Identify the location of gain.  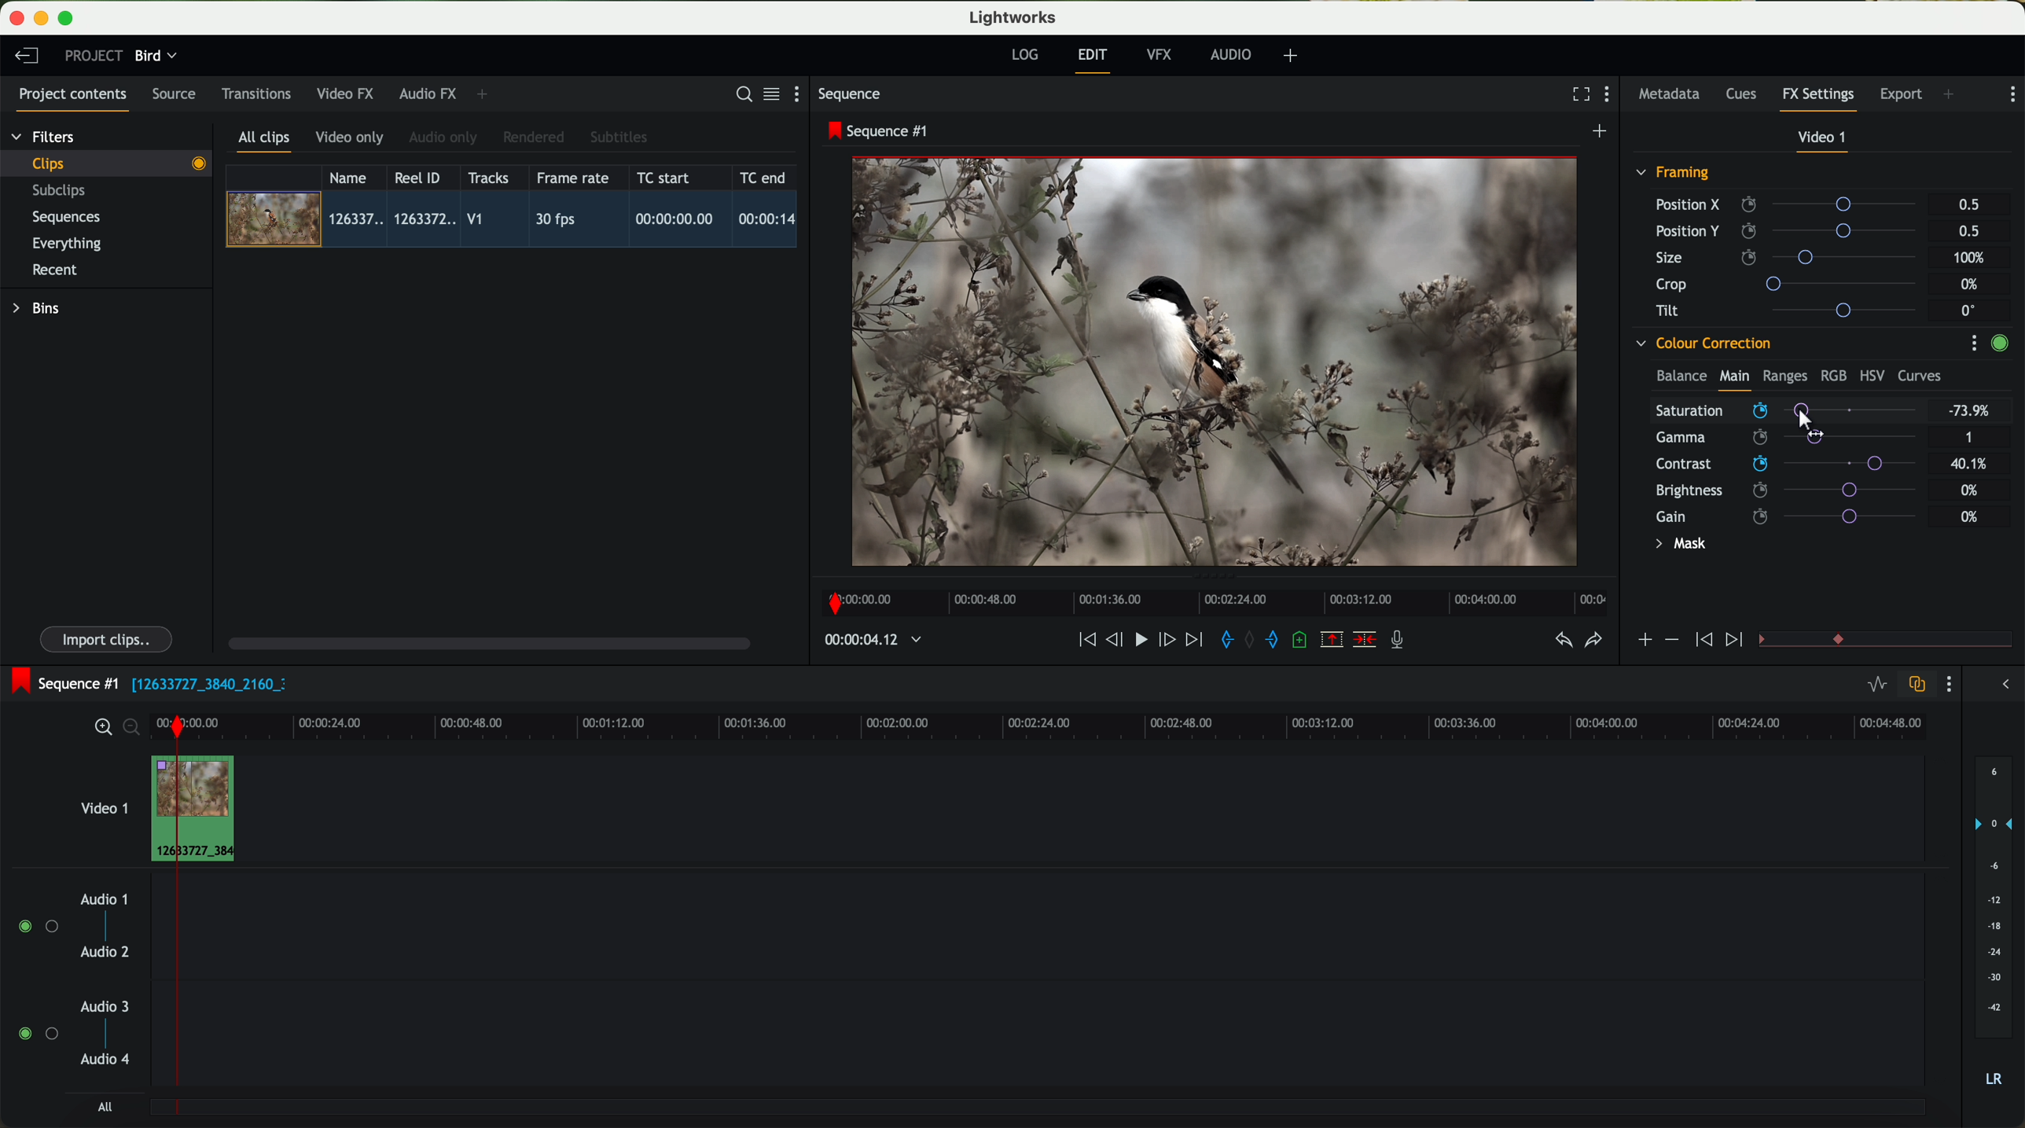
(1795, 516).